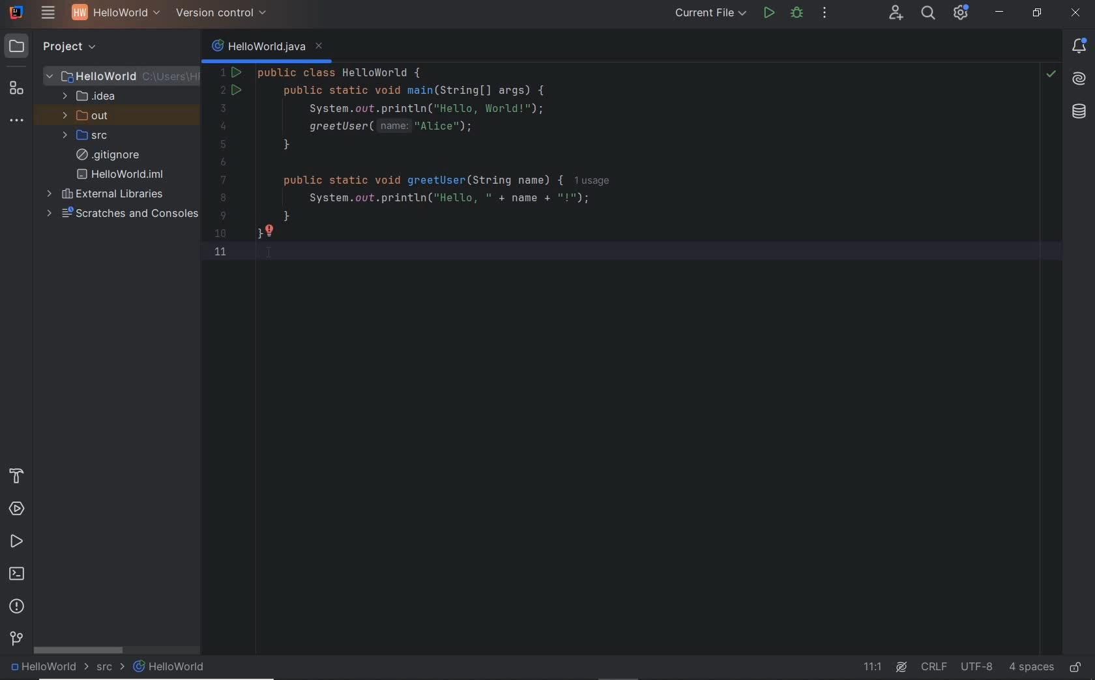  What do you see at coordinates (113, 14) in the screenshot?
I see `HelloWorld(Project name)` at bounding box center [113, 14].